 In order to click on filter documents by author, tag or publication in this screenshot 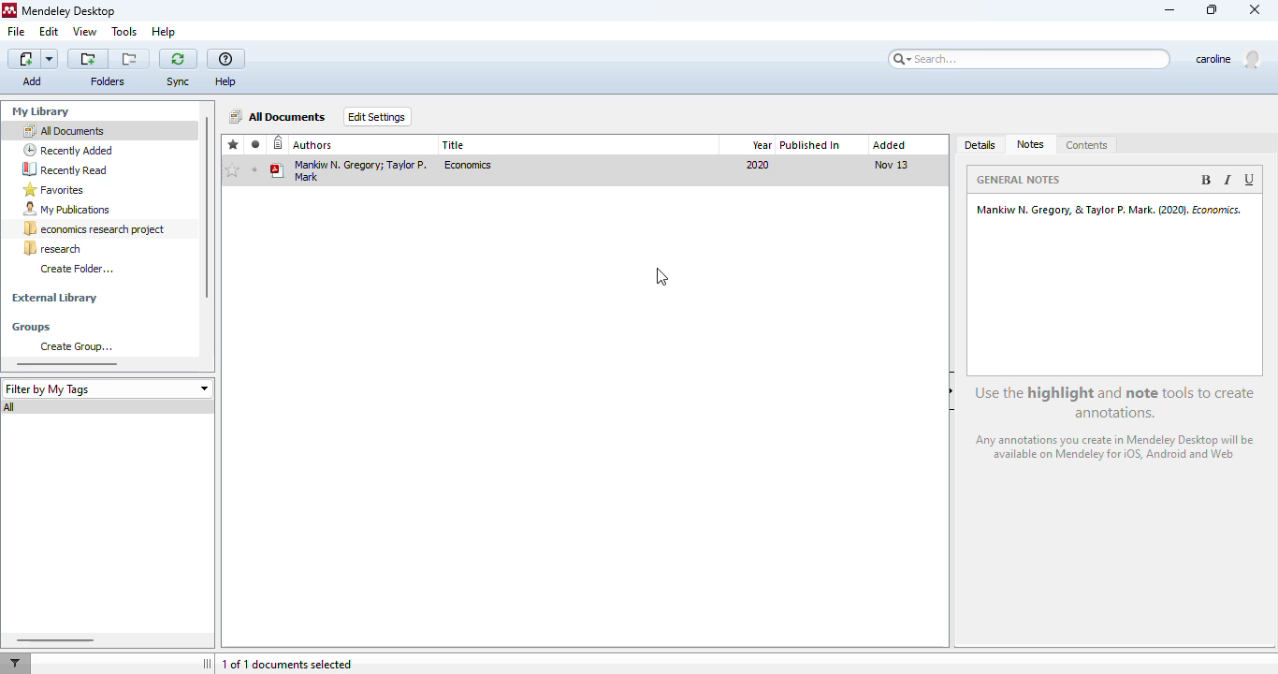, I will do `click(14, 664)`.